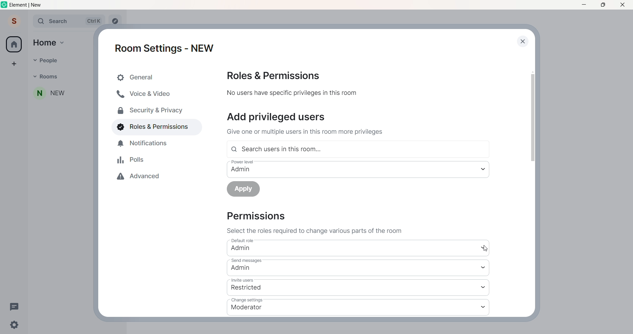 The width and height of the screenshot is (633, 334). What do you see at coordinates (147, 110) in the screenshot?
I see `security and privacy` at bounding box center [147, 110].